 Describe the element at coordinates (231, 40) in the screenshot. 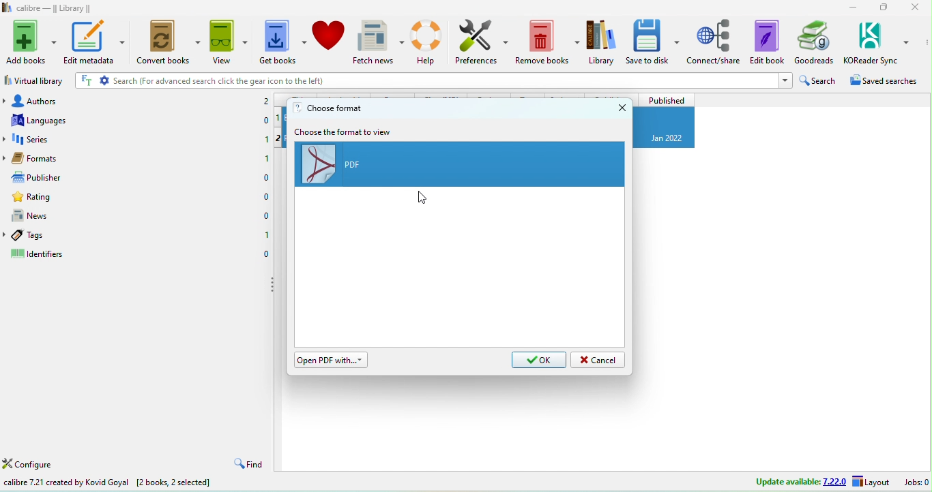

I see `View` at that location.